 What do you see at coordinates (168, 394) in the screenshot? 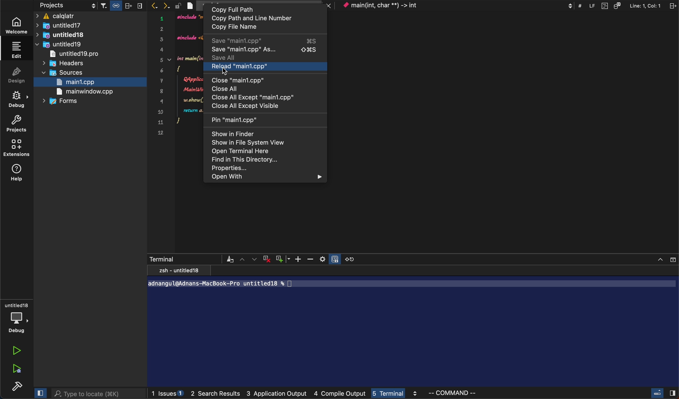
I see `issues` at bounding box center [168, 394].